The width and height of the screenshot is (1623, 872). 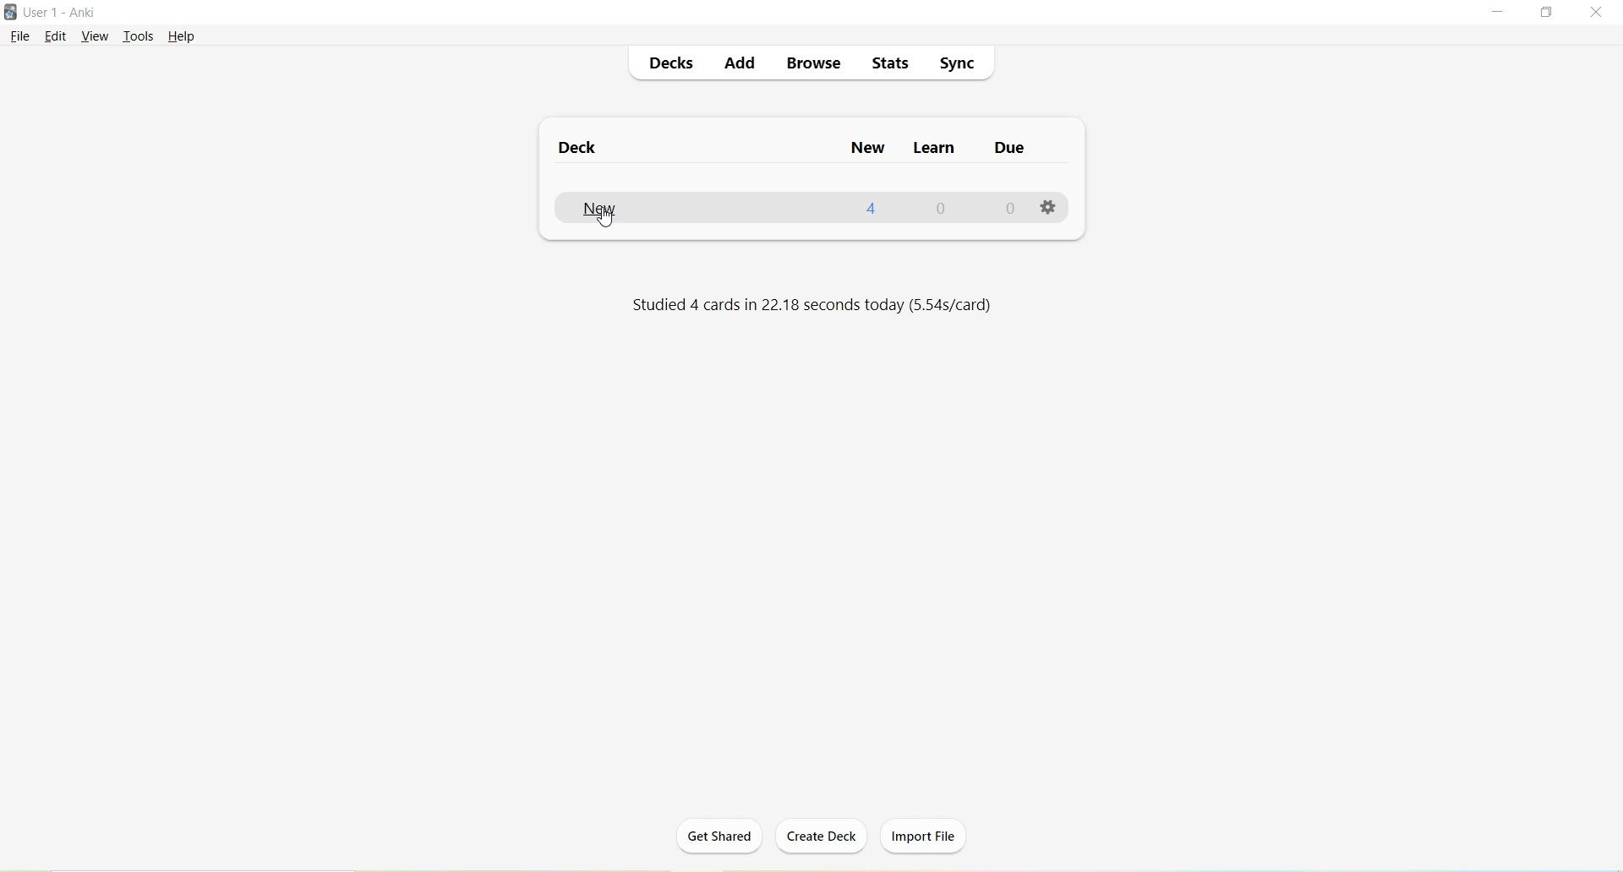 What do you see at coordinates (942, 208) in the screenshot?
I see `0` at bounding box center [942, 208].